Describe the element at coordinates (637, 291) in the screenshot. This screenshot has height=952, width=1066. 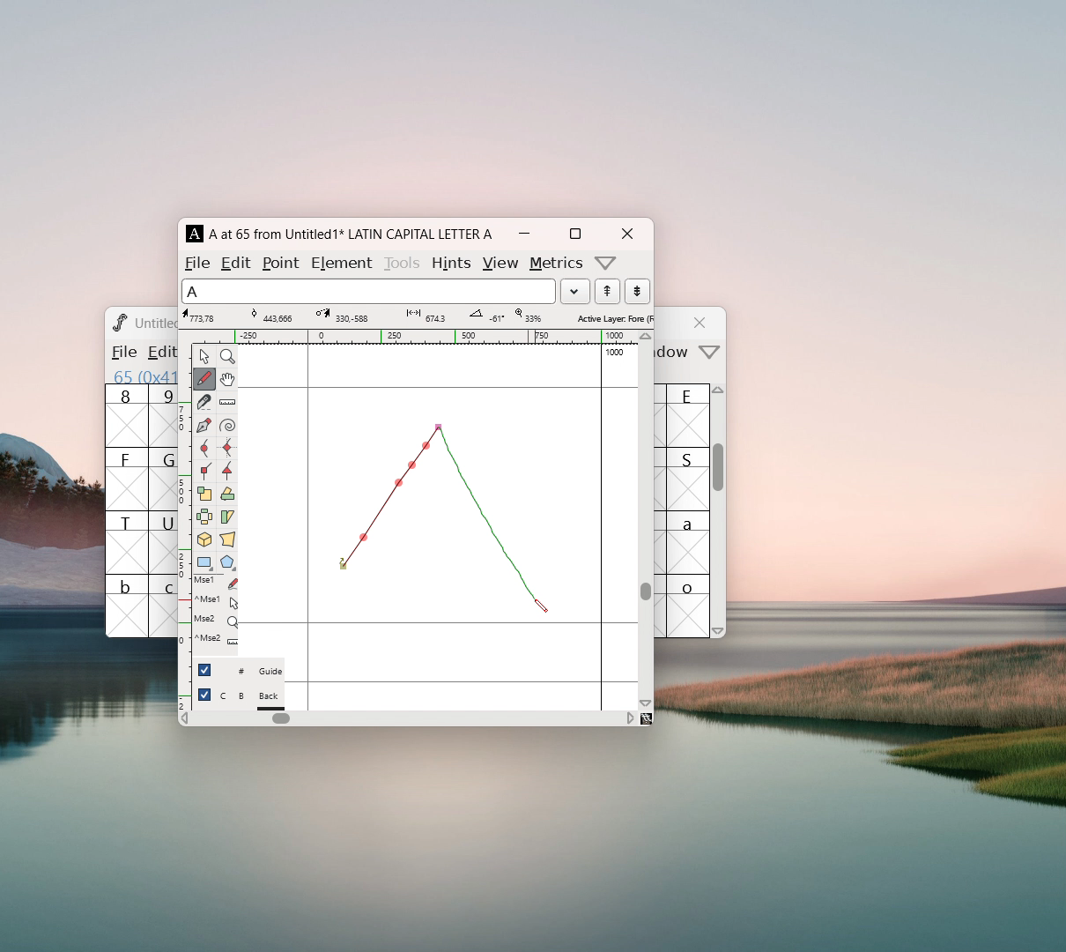
I see `show the previous word in the wordlist` at that location.